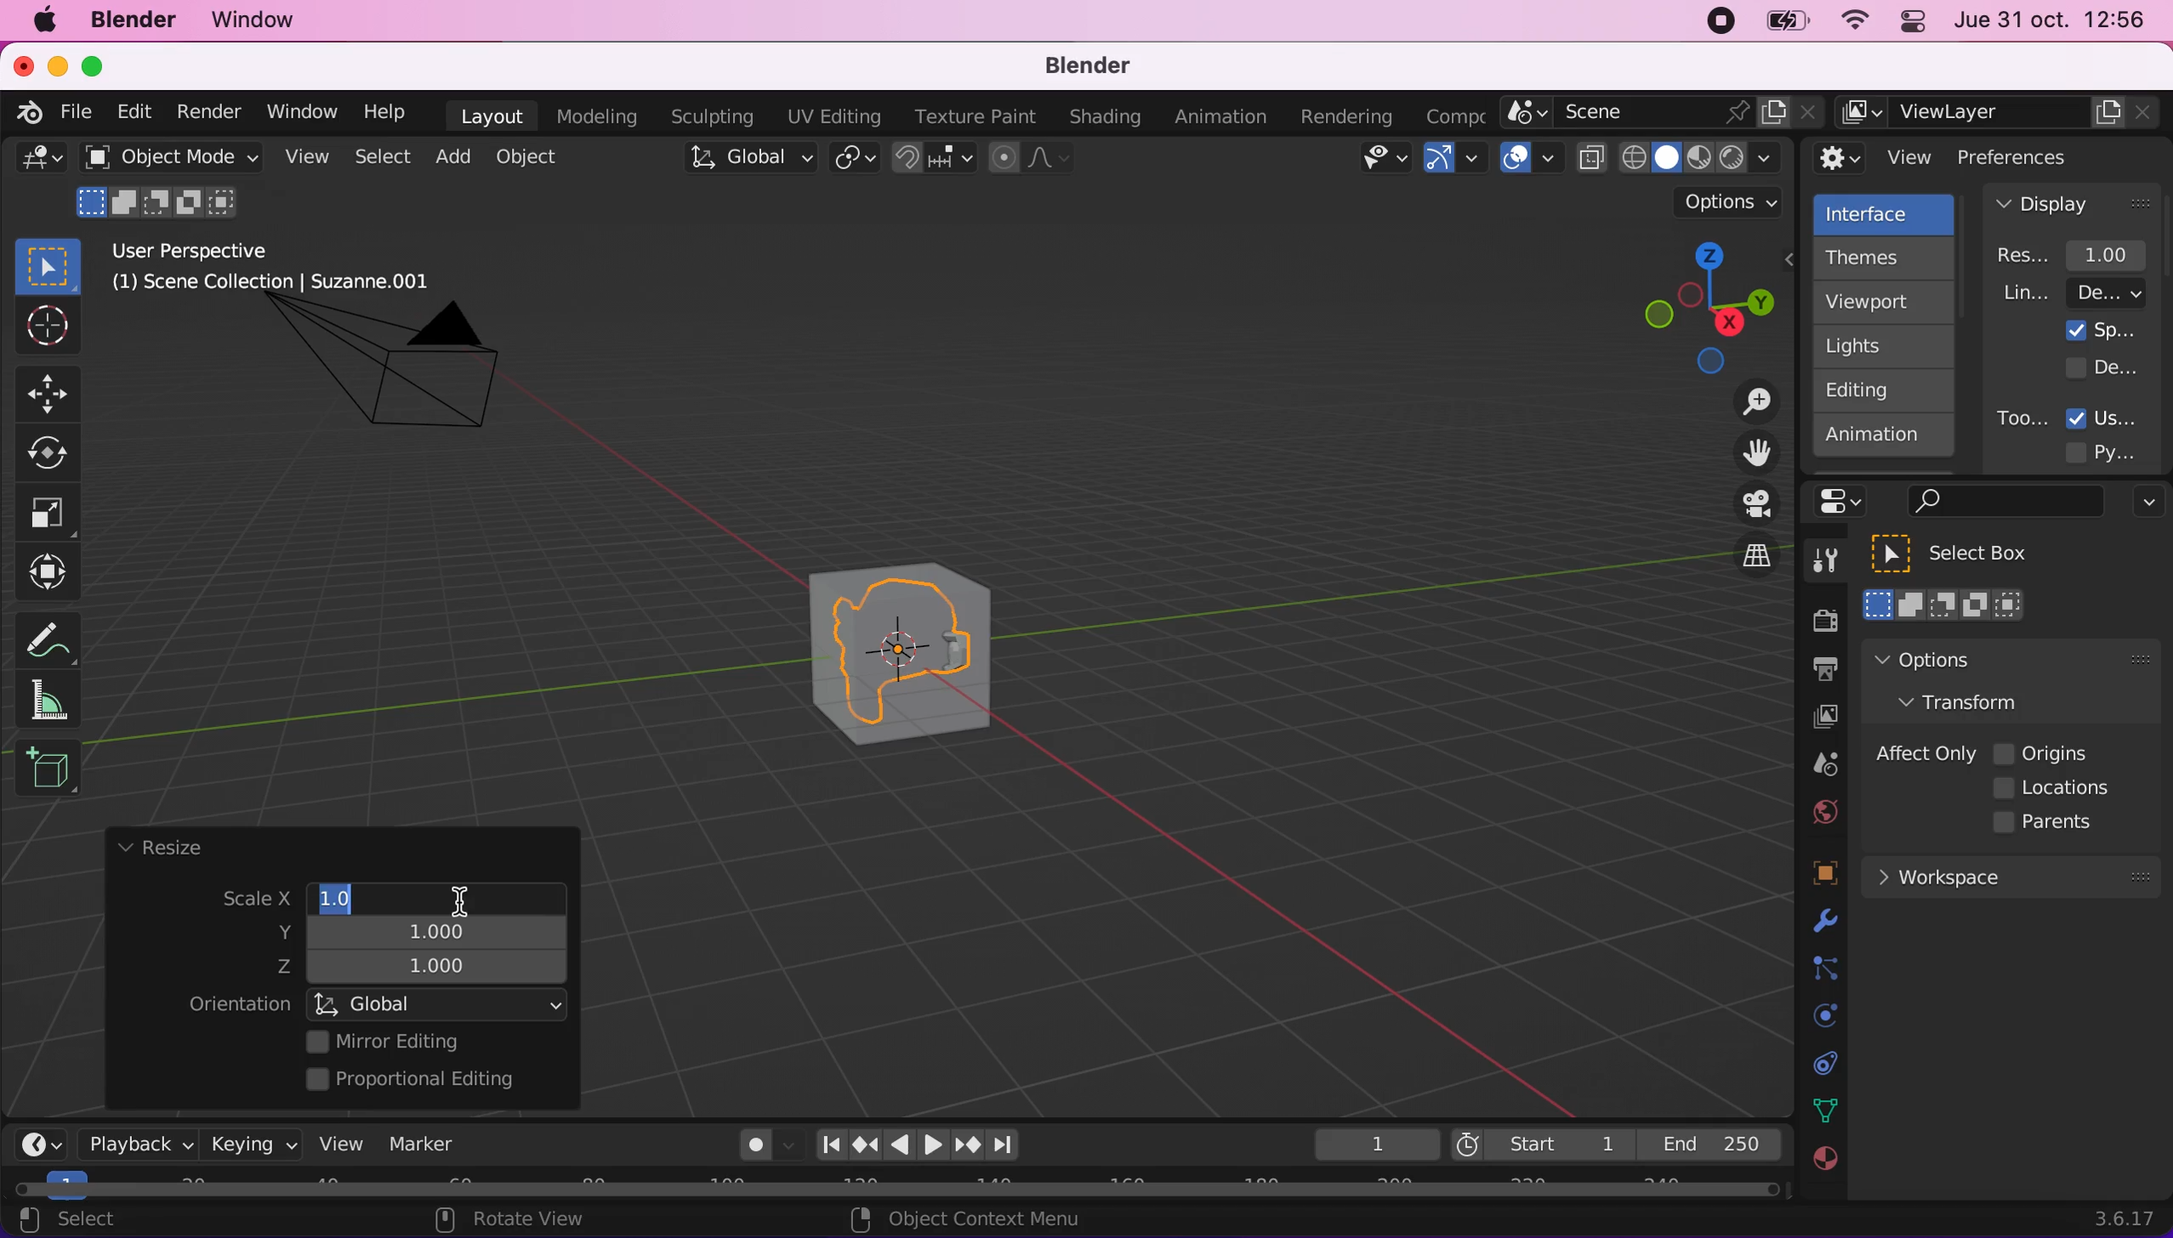 Image resolution: width=2173 pixels, height=1238 pixels. I want to click on interface, so click(1886, 212).